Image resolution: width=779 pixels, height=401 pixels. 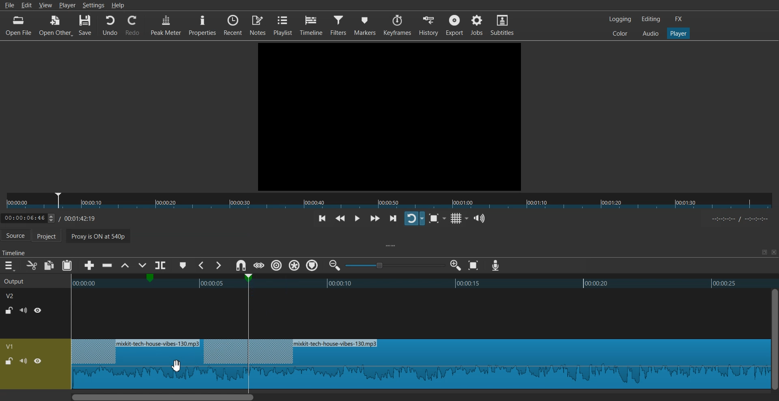 What do you see at coordinates (258, 24) in the screenshot?
I see `Notes` at bounding box center [258, 24].